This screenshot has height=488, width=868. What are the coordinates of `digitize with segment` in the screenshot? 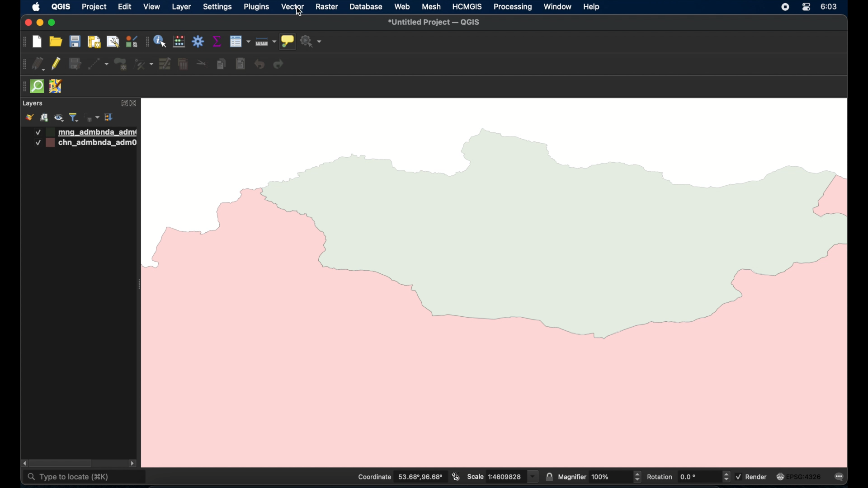 It's located at (98, 64).